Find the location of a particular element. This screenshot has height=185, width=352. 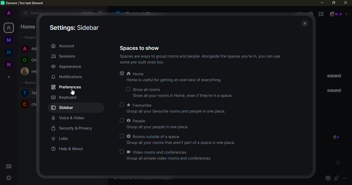

new is located at coordinates (9, 64).